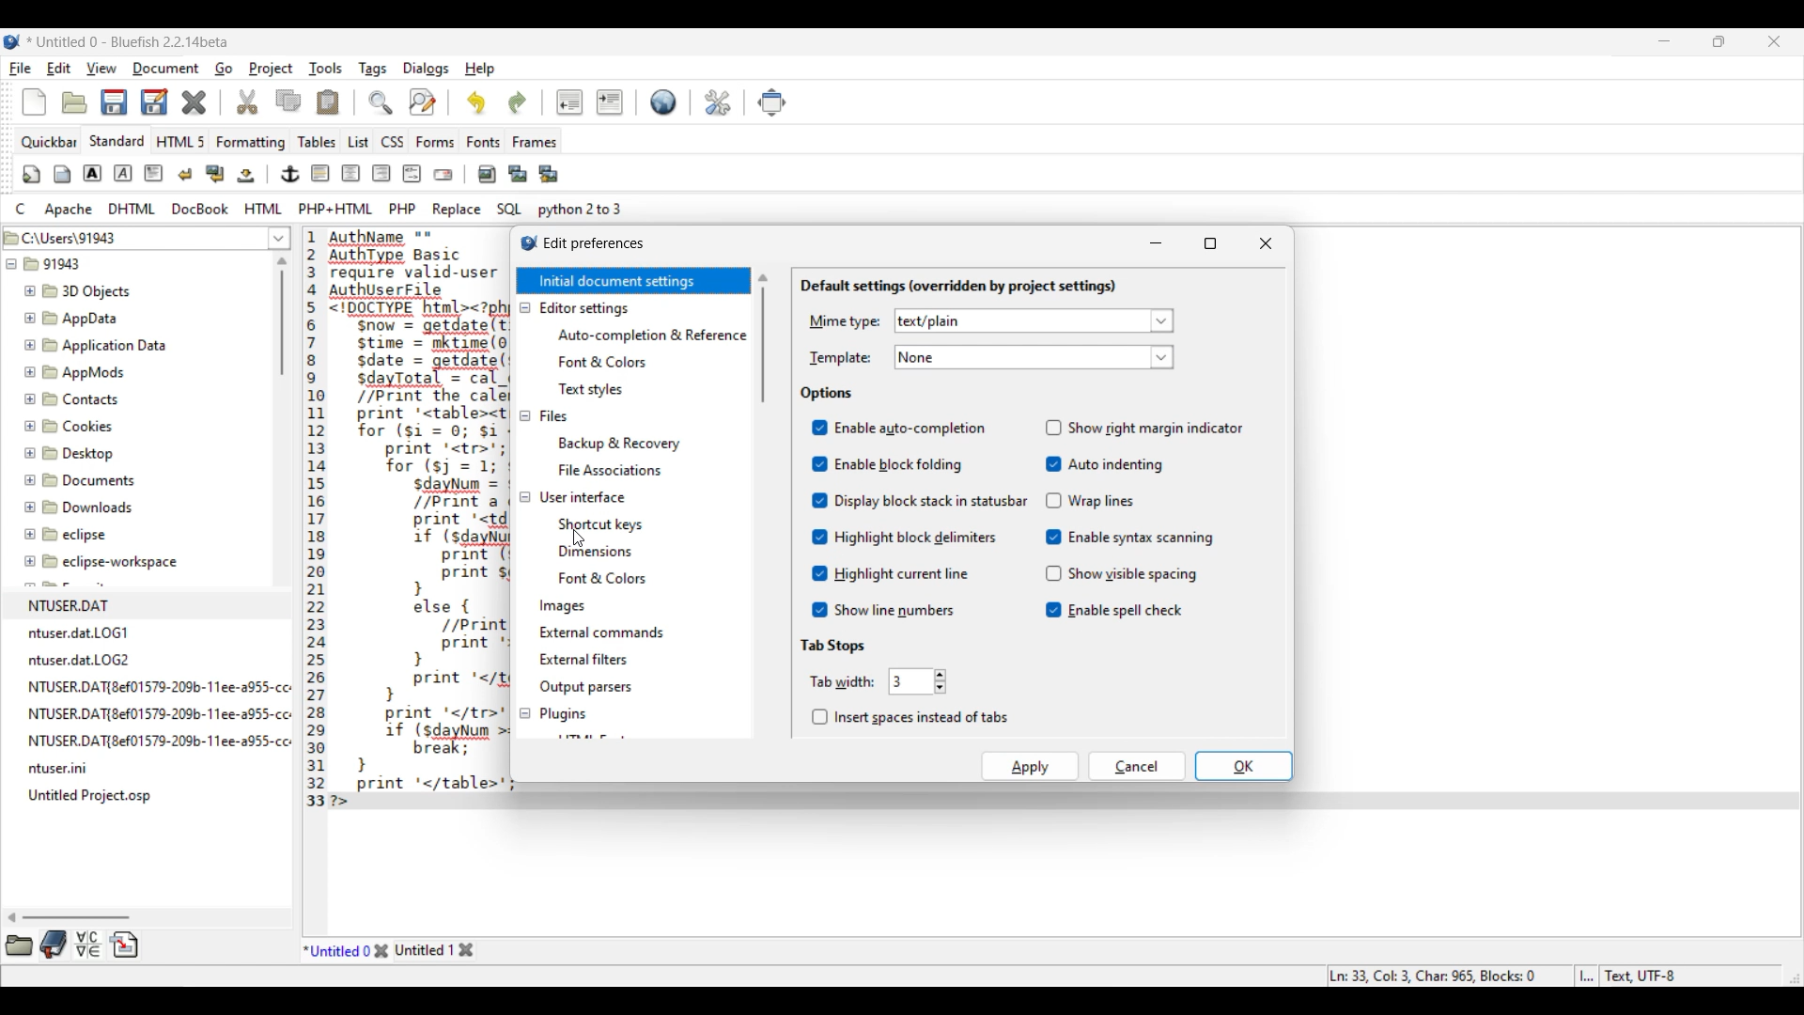 Image resolution: width=1804 pixels, height=1015 pixels. What do you see at coordinates (827, 394) in the screenshot?
I see `Section title` at bounding box center [827, 394].